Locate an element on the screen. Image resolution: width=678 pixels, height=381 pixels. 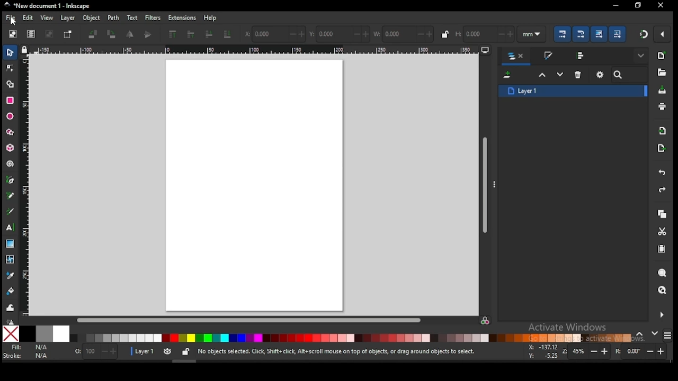
object is located at coordinates (92, 19).